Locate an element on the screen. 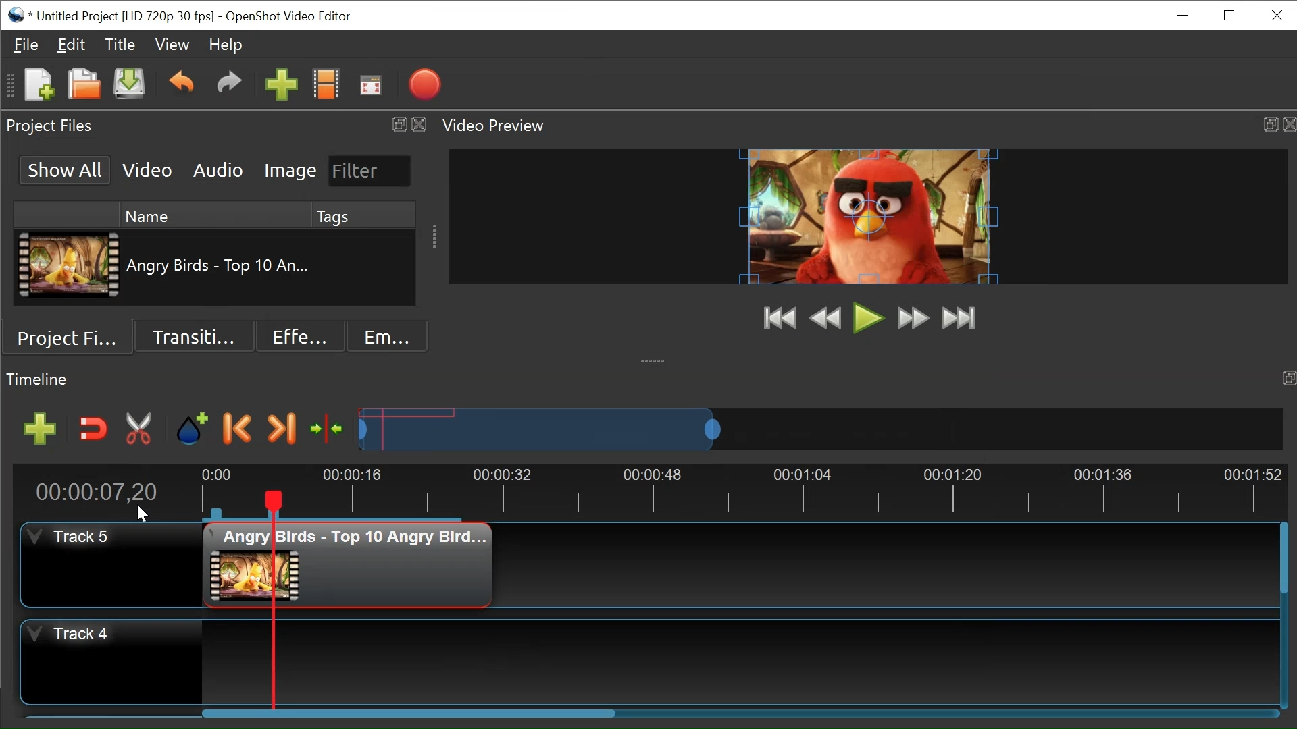 The image size is (1297, 729). Fullscreen is located at coordinates (370, 86).